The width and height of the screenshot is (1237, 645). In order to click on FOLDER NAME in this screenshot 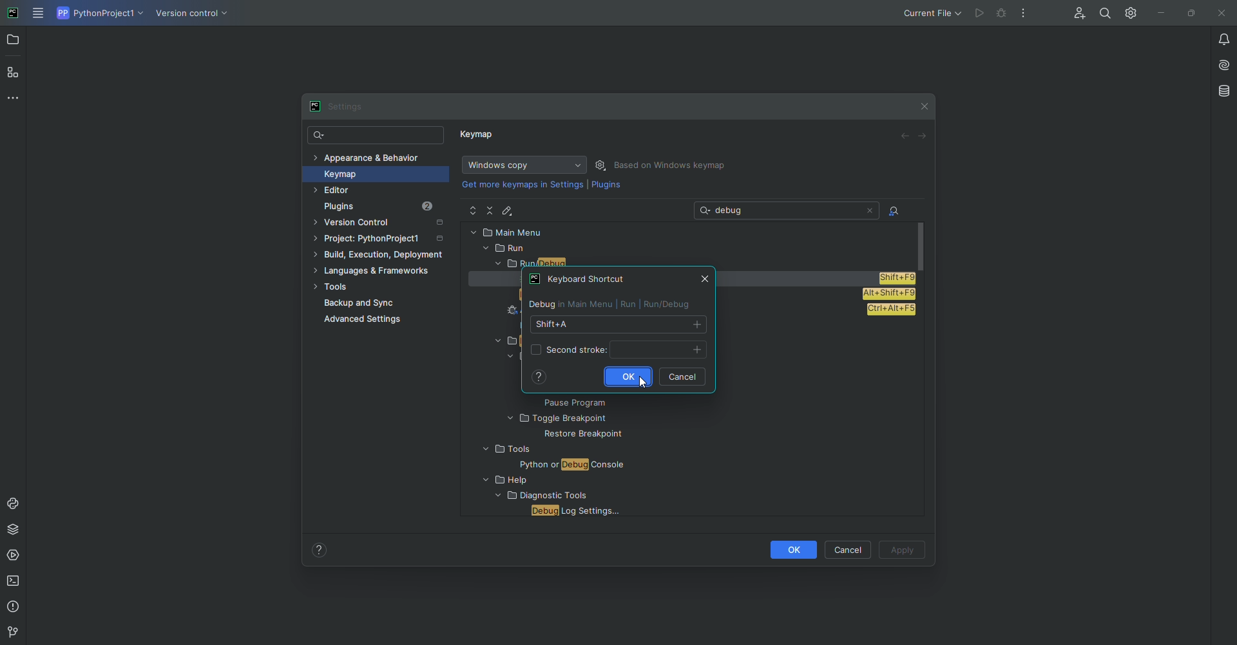, I will do `click(595, 419)`.